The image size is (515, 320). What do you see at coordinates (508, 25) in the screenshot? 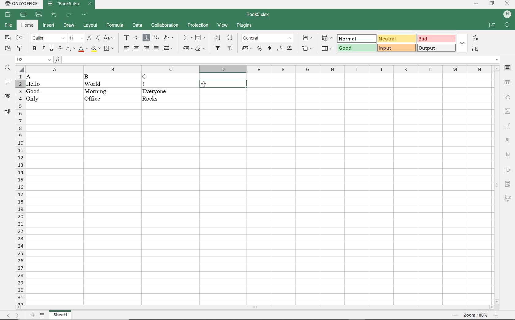
I see `find` at bounding box center [508, 25].